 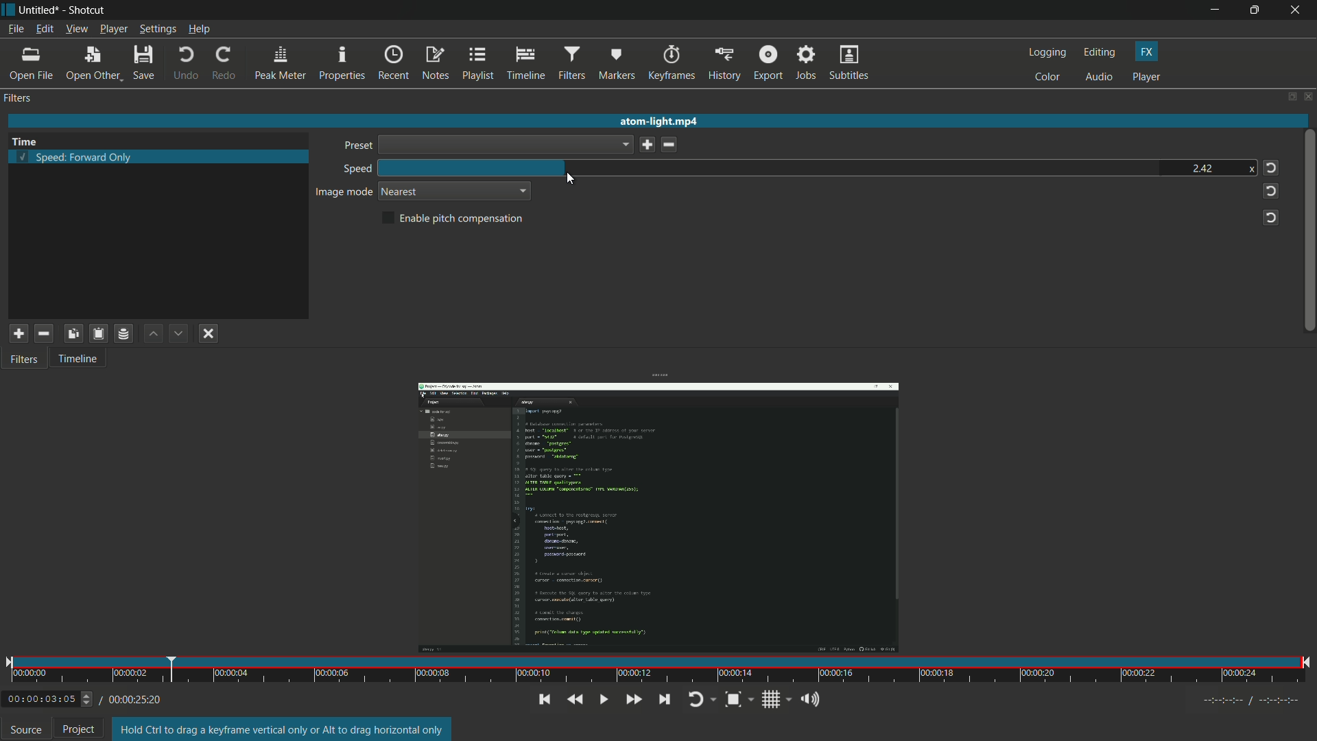 I want to click on quickly play backwards, so click(x=576, y=700).